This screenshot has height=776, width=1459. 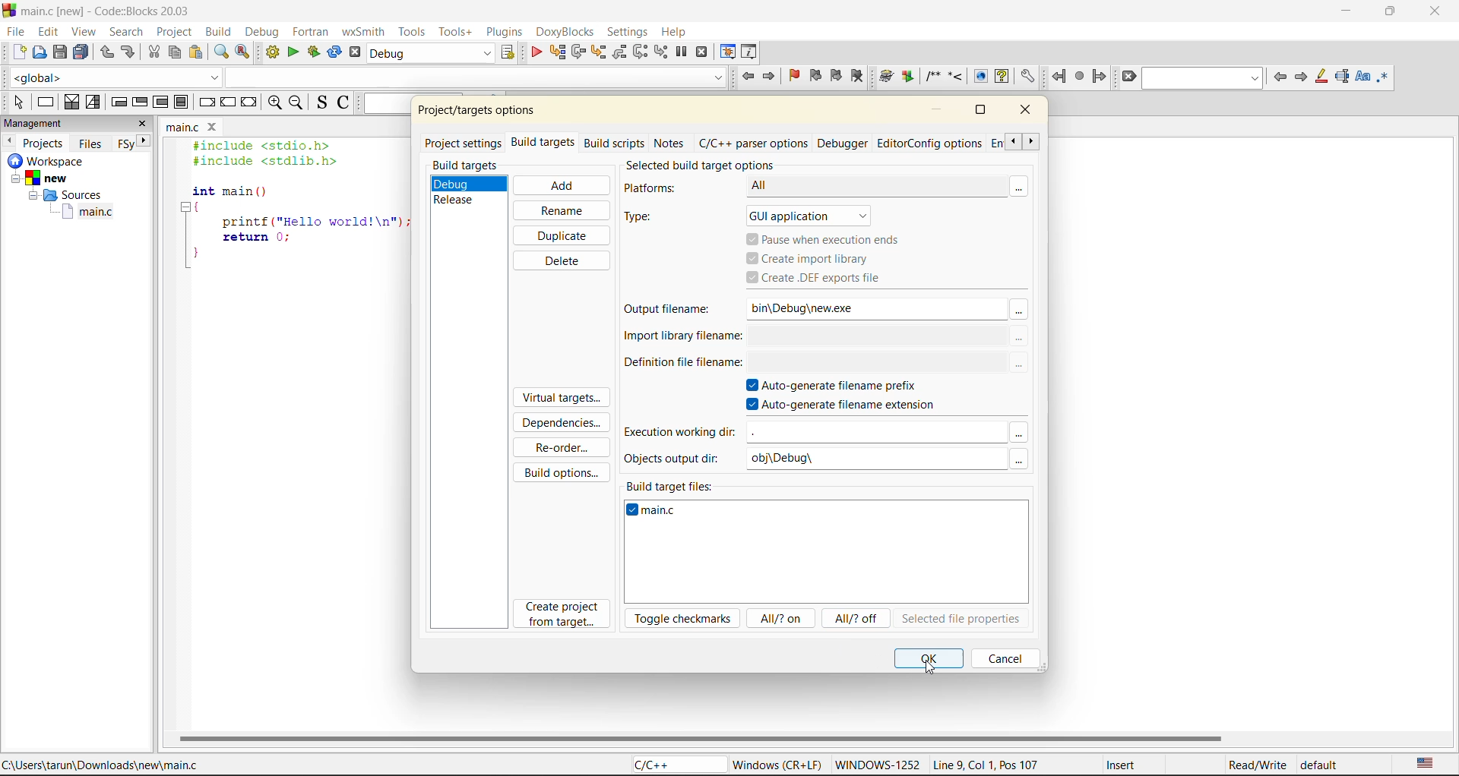 What do you see at coordinates (476, 76) in the screenshot?
I see `code completion search` at bounding box center [476, 76].